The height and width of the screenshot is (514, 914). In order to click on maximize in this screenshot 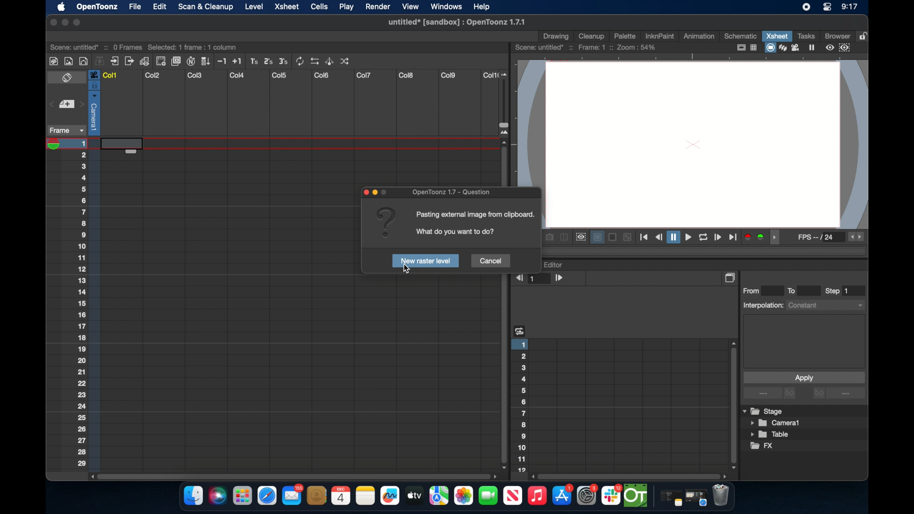, I will do `click(78, 22)`.